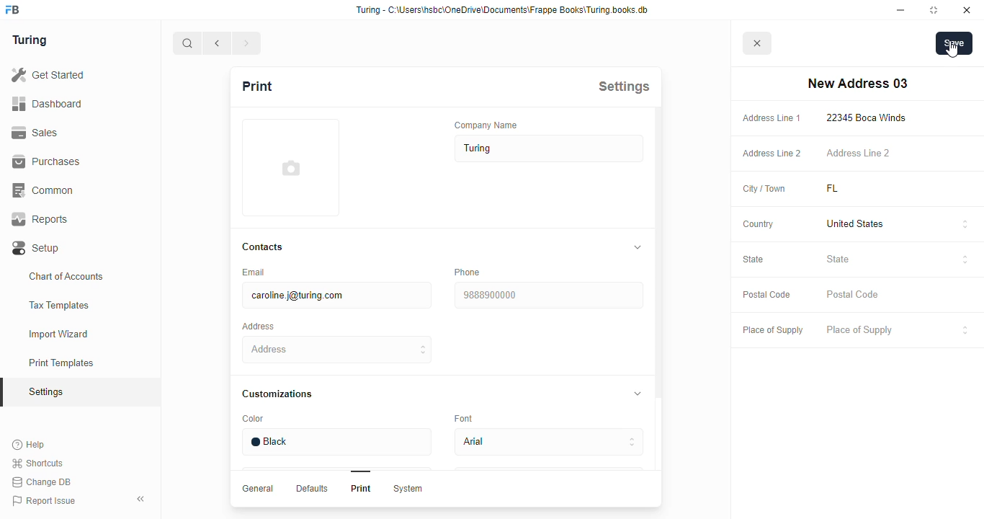 This screenshot has height=519, width=984. What do you see at coordinates (624, 86) in the screenshot?
I see `settings` at bounding box center [624, 86].